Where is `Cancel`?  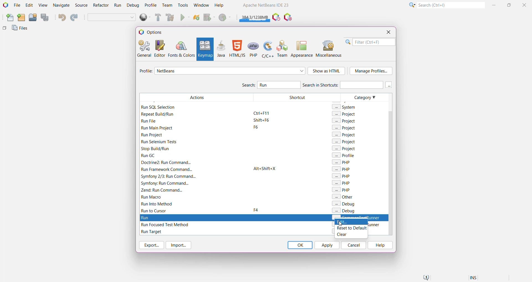 Cancel is located at coordinates (354, 245).